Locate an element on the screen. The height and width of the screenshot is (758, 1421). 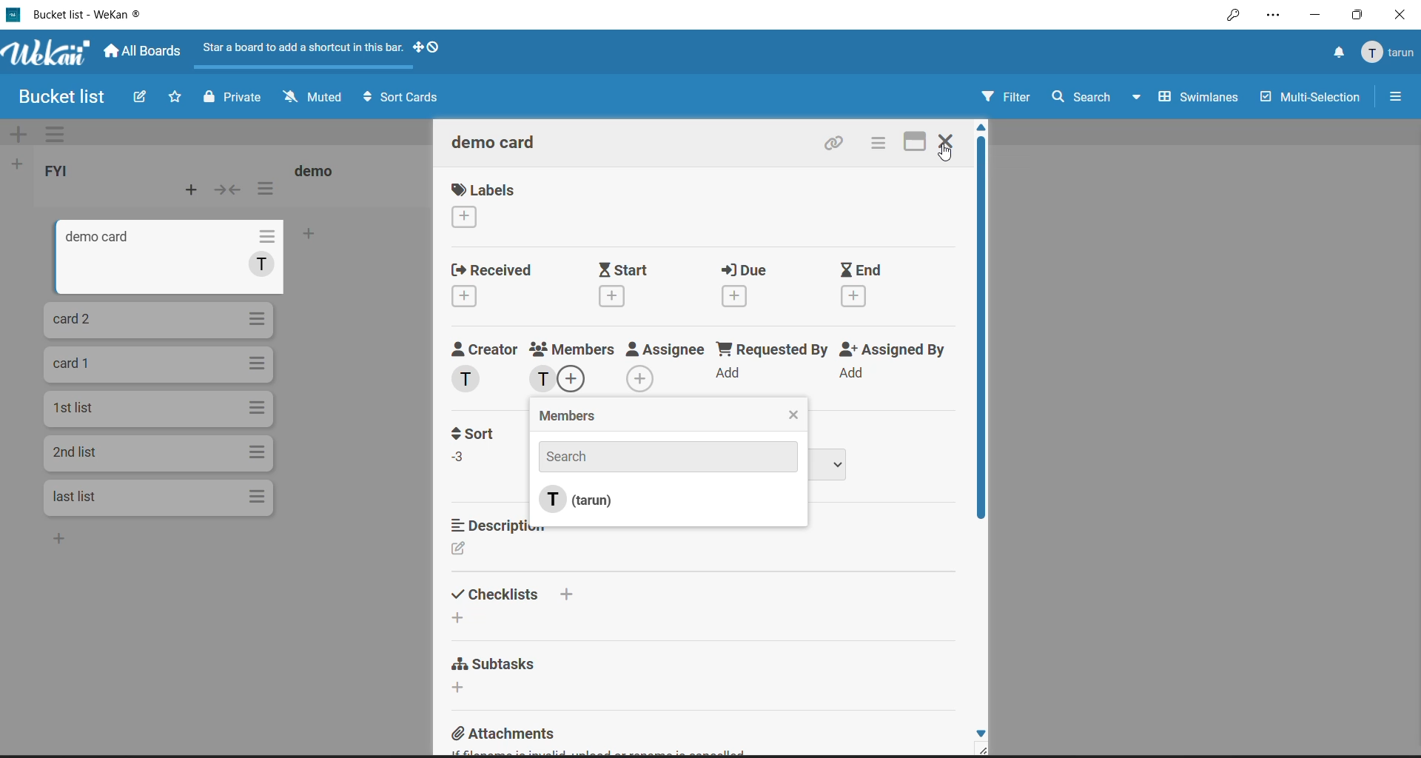
card actions is located at coordinates (882, 142).